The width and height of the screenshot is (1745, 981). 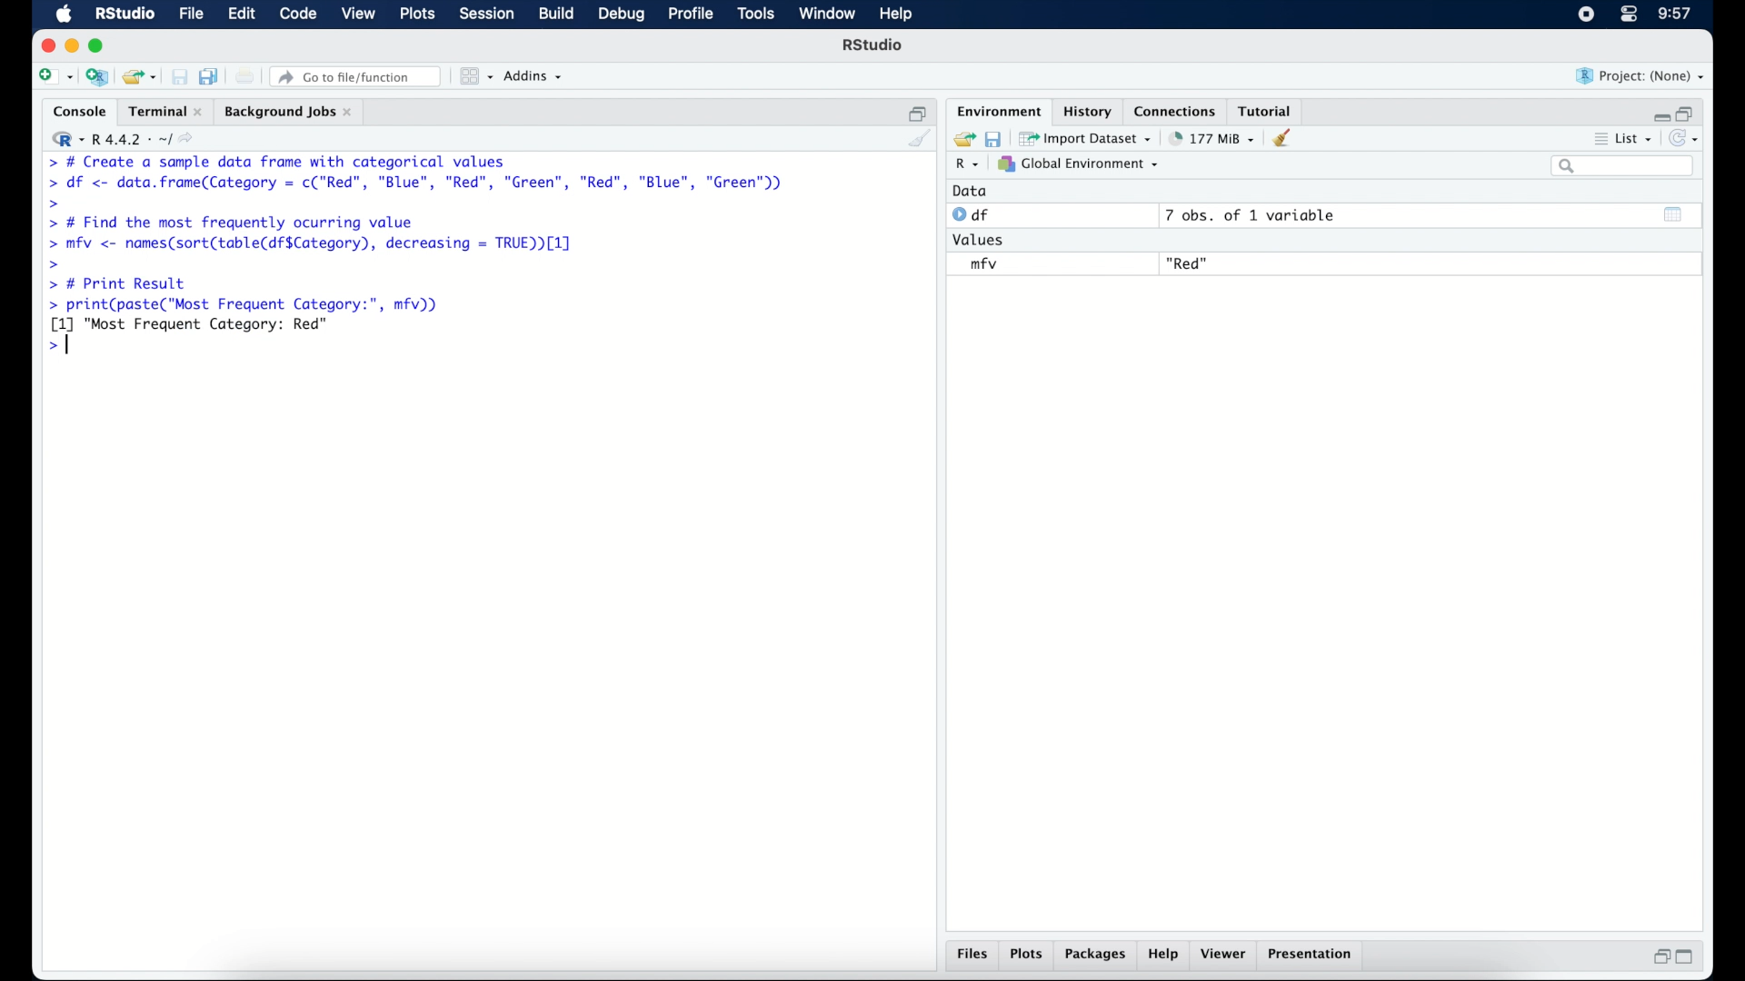 I want to click on command prompt, so click(x=55, y=203).